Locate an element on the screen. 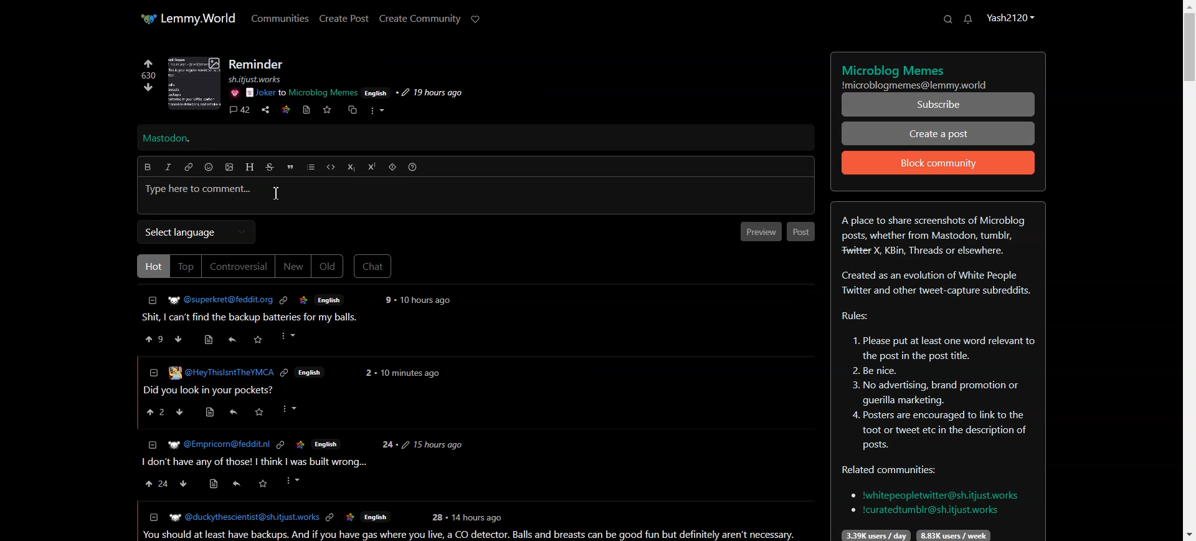 The height and width of the screenshot is (541, 1196). ® @duckythescientist@sh.
itjust works is located at coordinates (244, 517).